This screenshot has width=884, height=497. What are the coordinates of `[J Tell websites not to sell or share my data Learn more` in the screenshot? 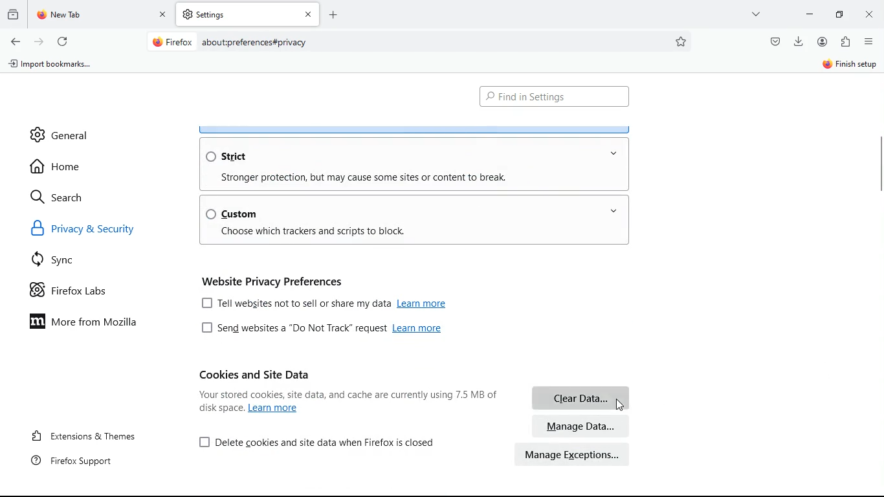 It's located at (327, 302).